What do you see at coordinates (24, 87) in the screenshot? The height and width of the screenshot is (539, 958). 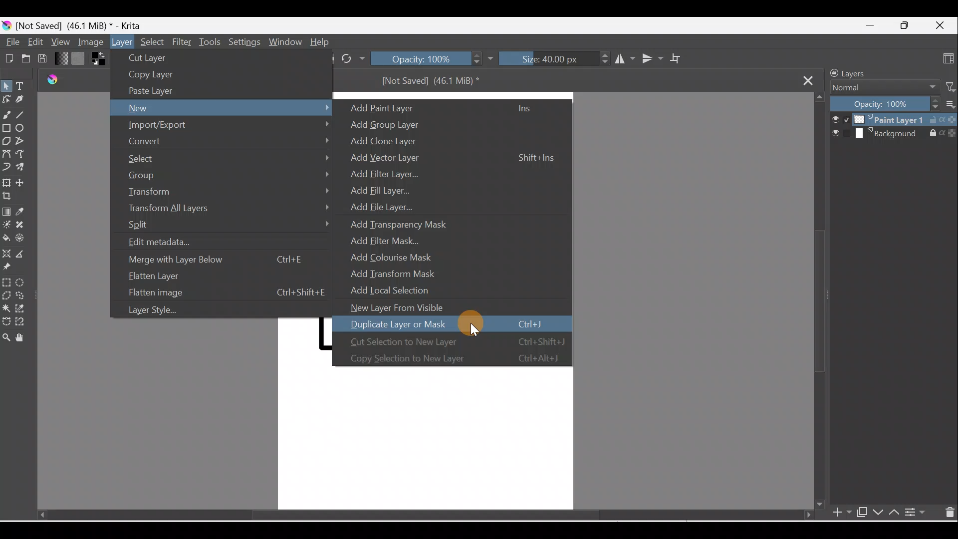 I see `Text tool` at bounding box center [24, 87].